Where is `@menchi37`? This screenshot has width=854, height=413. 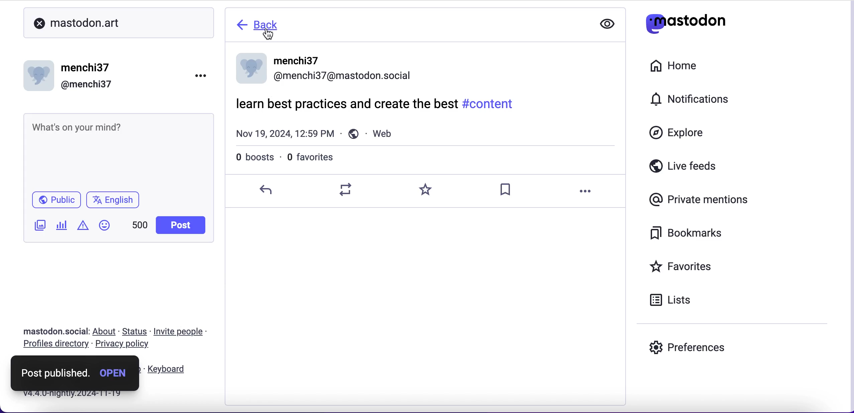
@menchi37 is located at coordinates (343, 79).